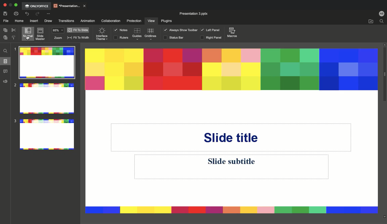  Describe the element at coordinates (5, 5) in the screenshot. I see `Close` at that location.